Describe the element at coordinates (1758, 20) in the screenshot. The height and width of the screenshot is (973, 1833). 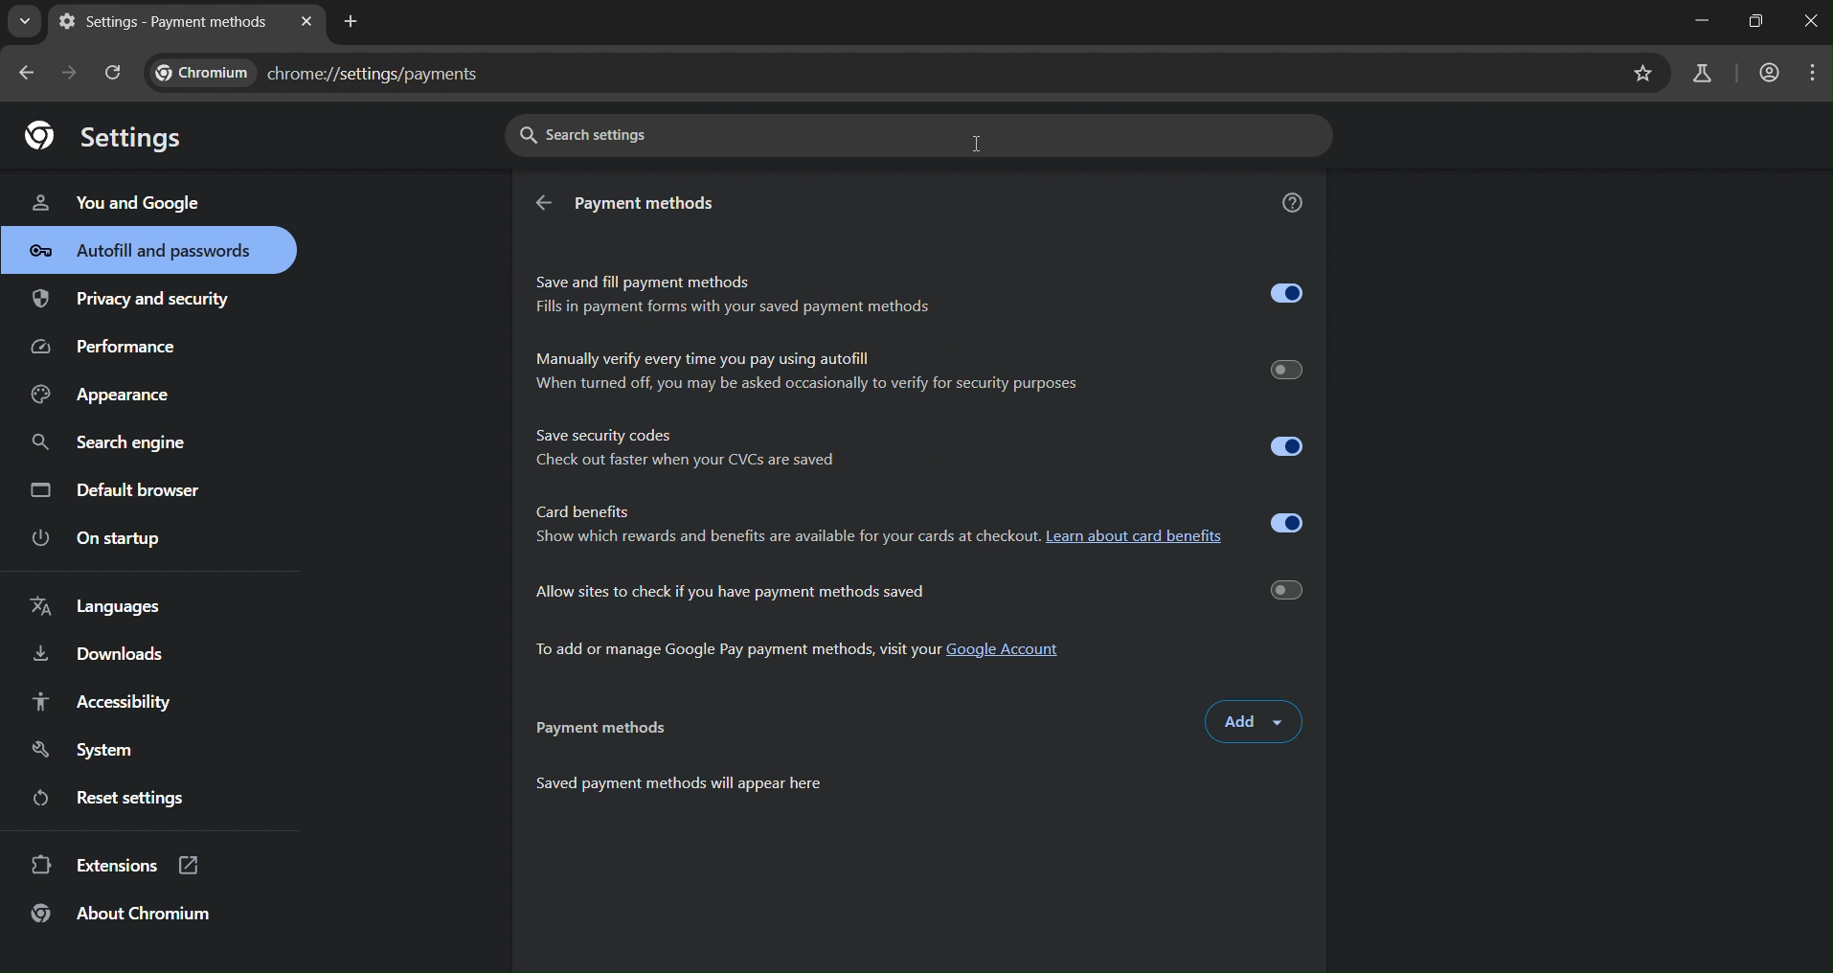
I see `restore down` at that location.